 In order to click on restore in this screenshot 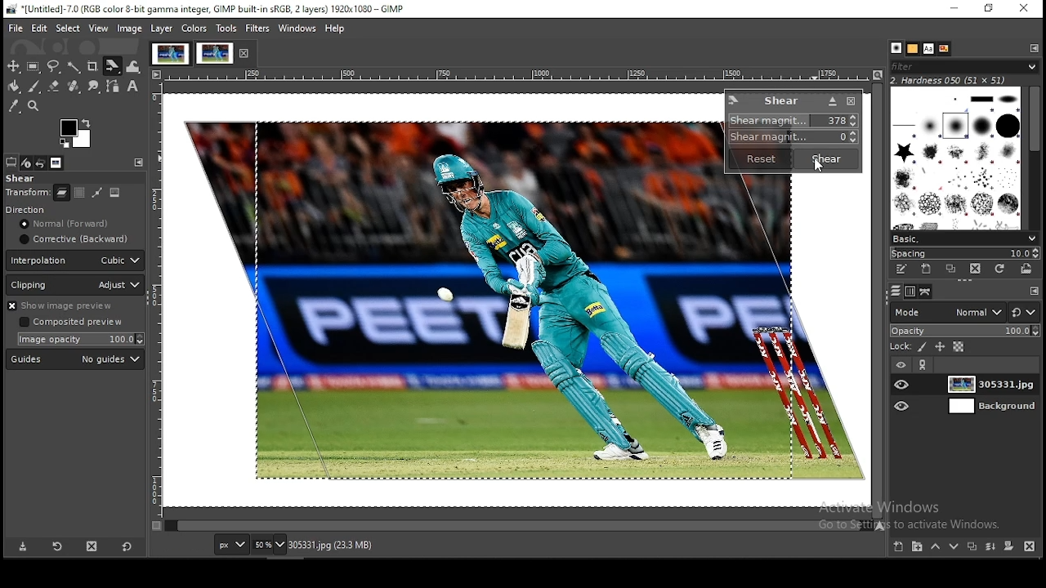, I will do `click(990, 10)`.